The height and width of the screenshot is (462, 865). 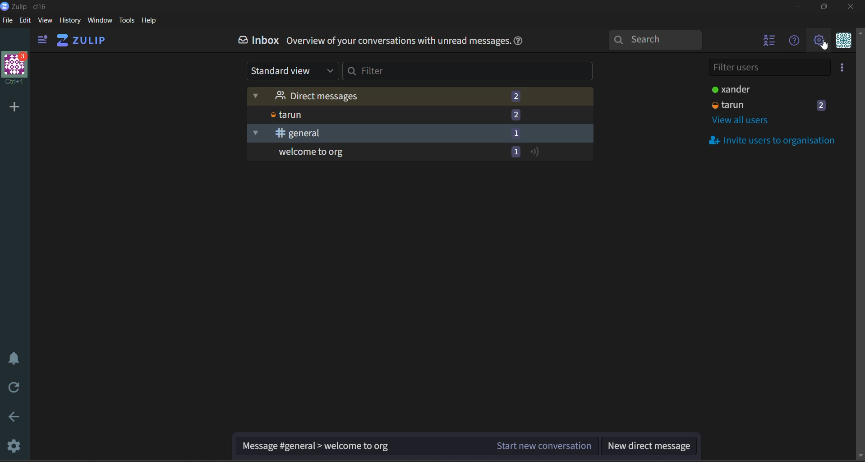 I want to click on Scroll bar , so click(x=860, y=244).